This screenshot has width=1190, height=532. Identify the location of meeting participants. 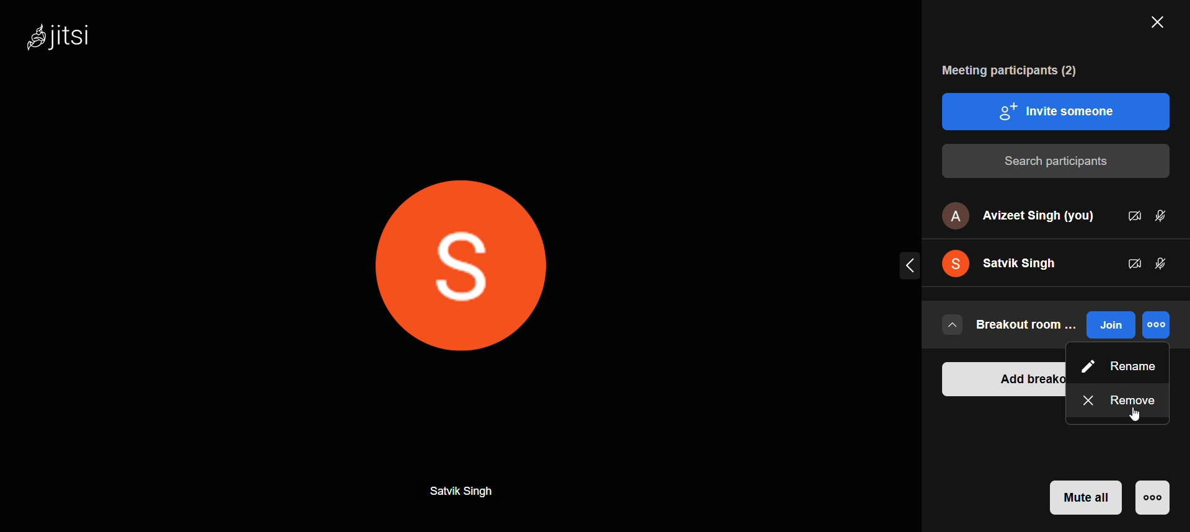
(1013, 71).